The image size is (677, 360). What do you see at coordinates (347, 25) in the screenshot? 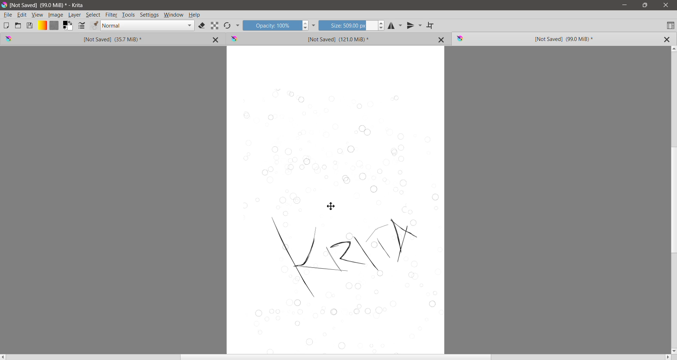
I see `Size input ` at bounding box center [347, 25].